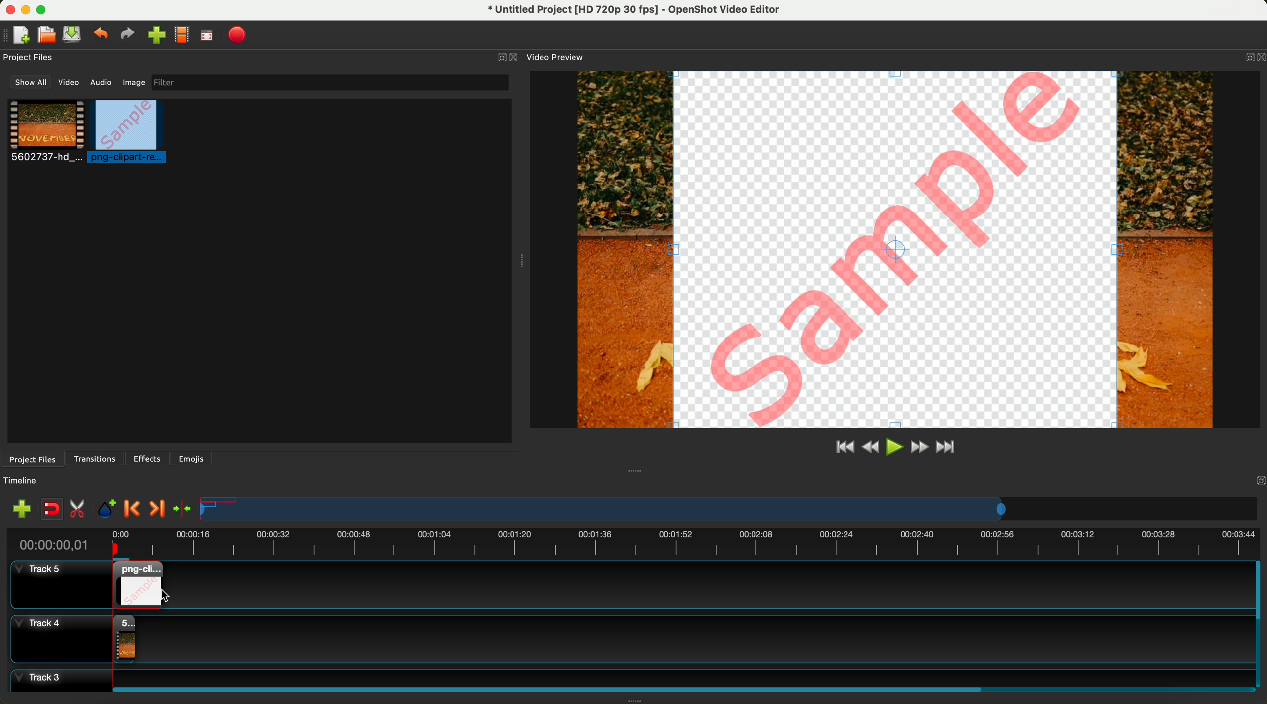 The width and height of the screenshot is (1267, 704). I want to click on maximize, so click(45, 9).